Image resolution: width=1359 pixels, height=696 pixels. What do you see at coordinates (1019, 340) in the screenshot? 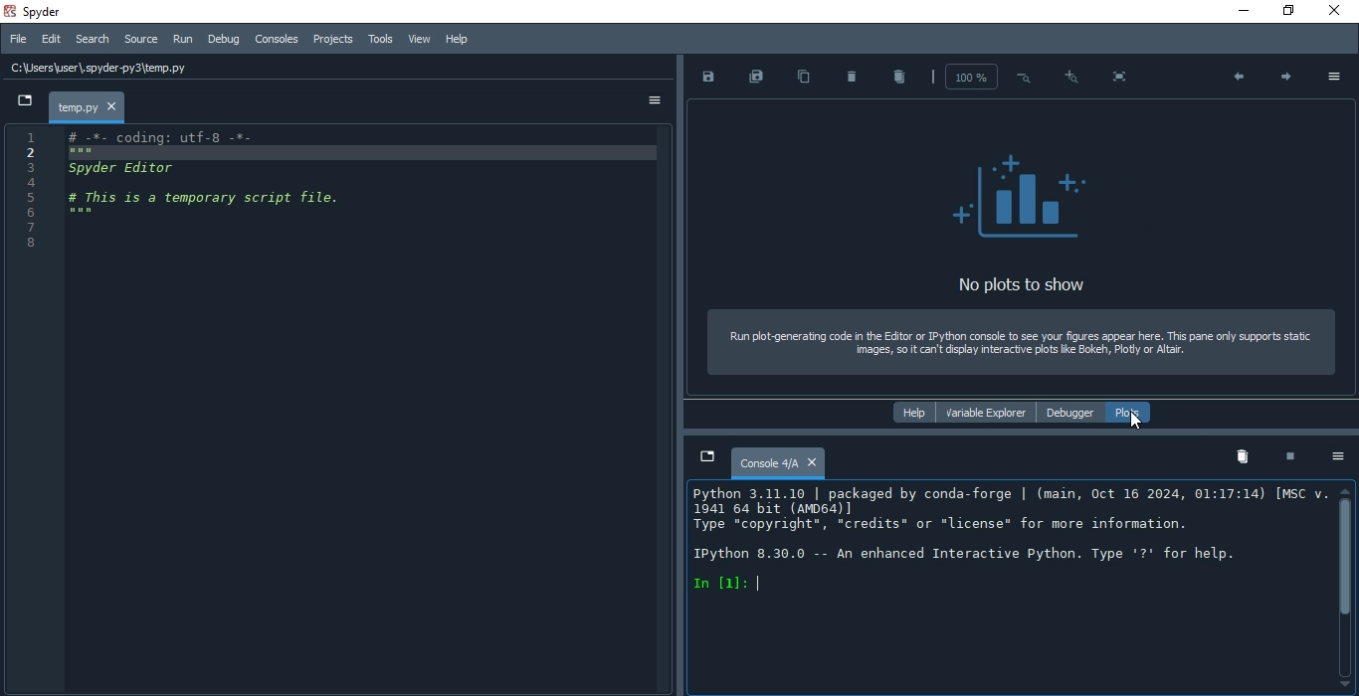
I see `Run plot generating code in the Editor or Python console to see your figures appear here. This pane only supports static
images, soit can't display interactive plots lie Bokeh, Plotly or Altai,` at bounding box center [1019, 340].